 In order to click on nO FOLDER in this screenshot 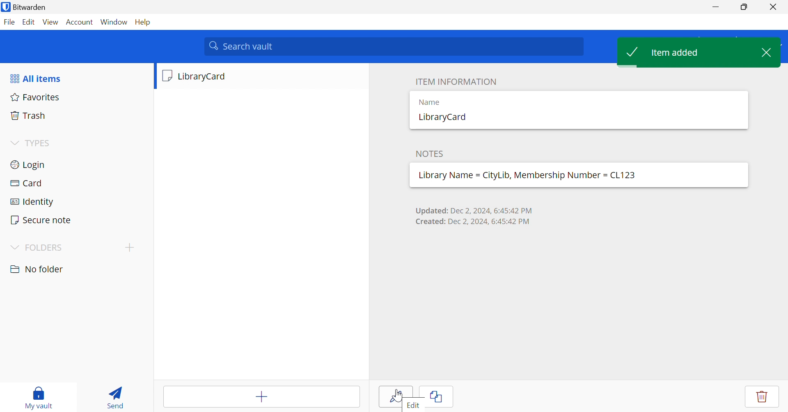, I will do `click(39, 269)`.